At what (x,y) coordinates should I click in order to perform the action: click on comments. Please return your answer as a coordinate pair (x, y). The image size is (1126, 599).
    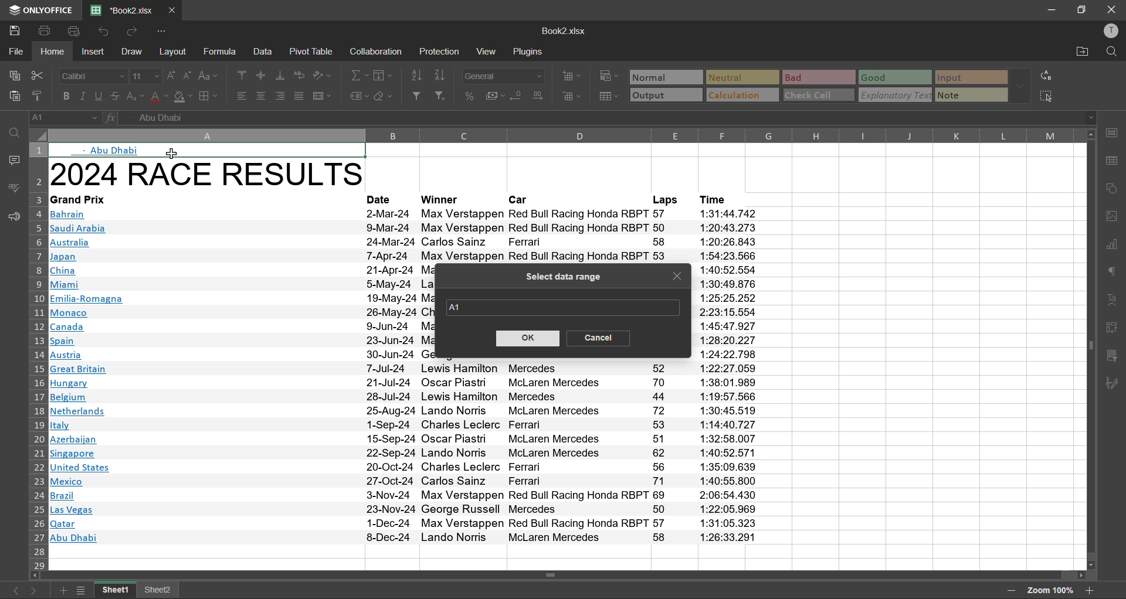
    Looking at the image, I should click on (15, 161).